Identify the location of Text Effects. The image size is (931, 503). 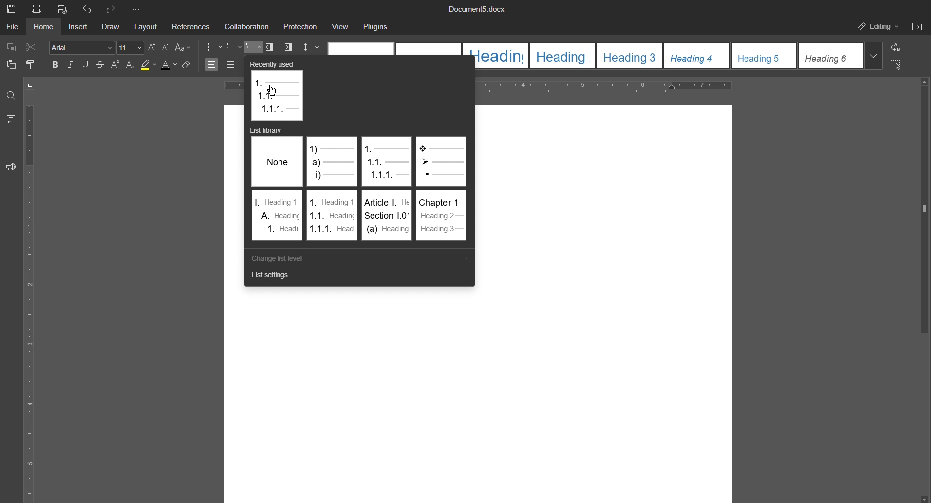
(79, 65).